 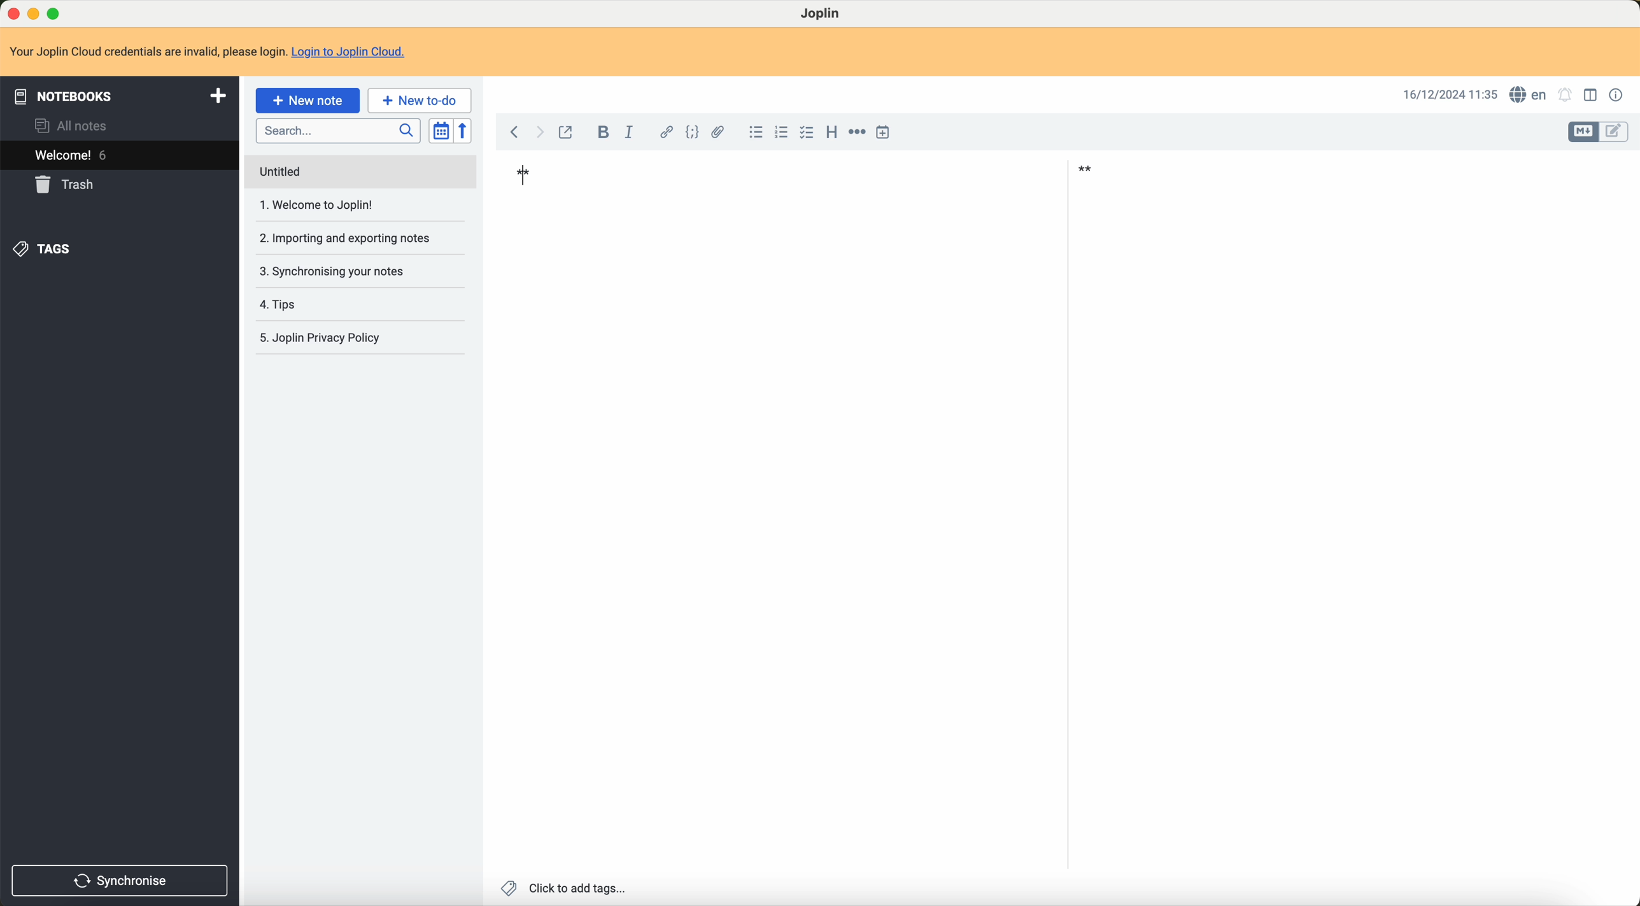 I want to click on maximize, so click(x=56, y=11).